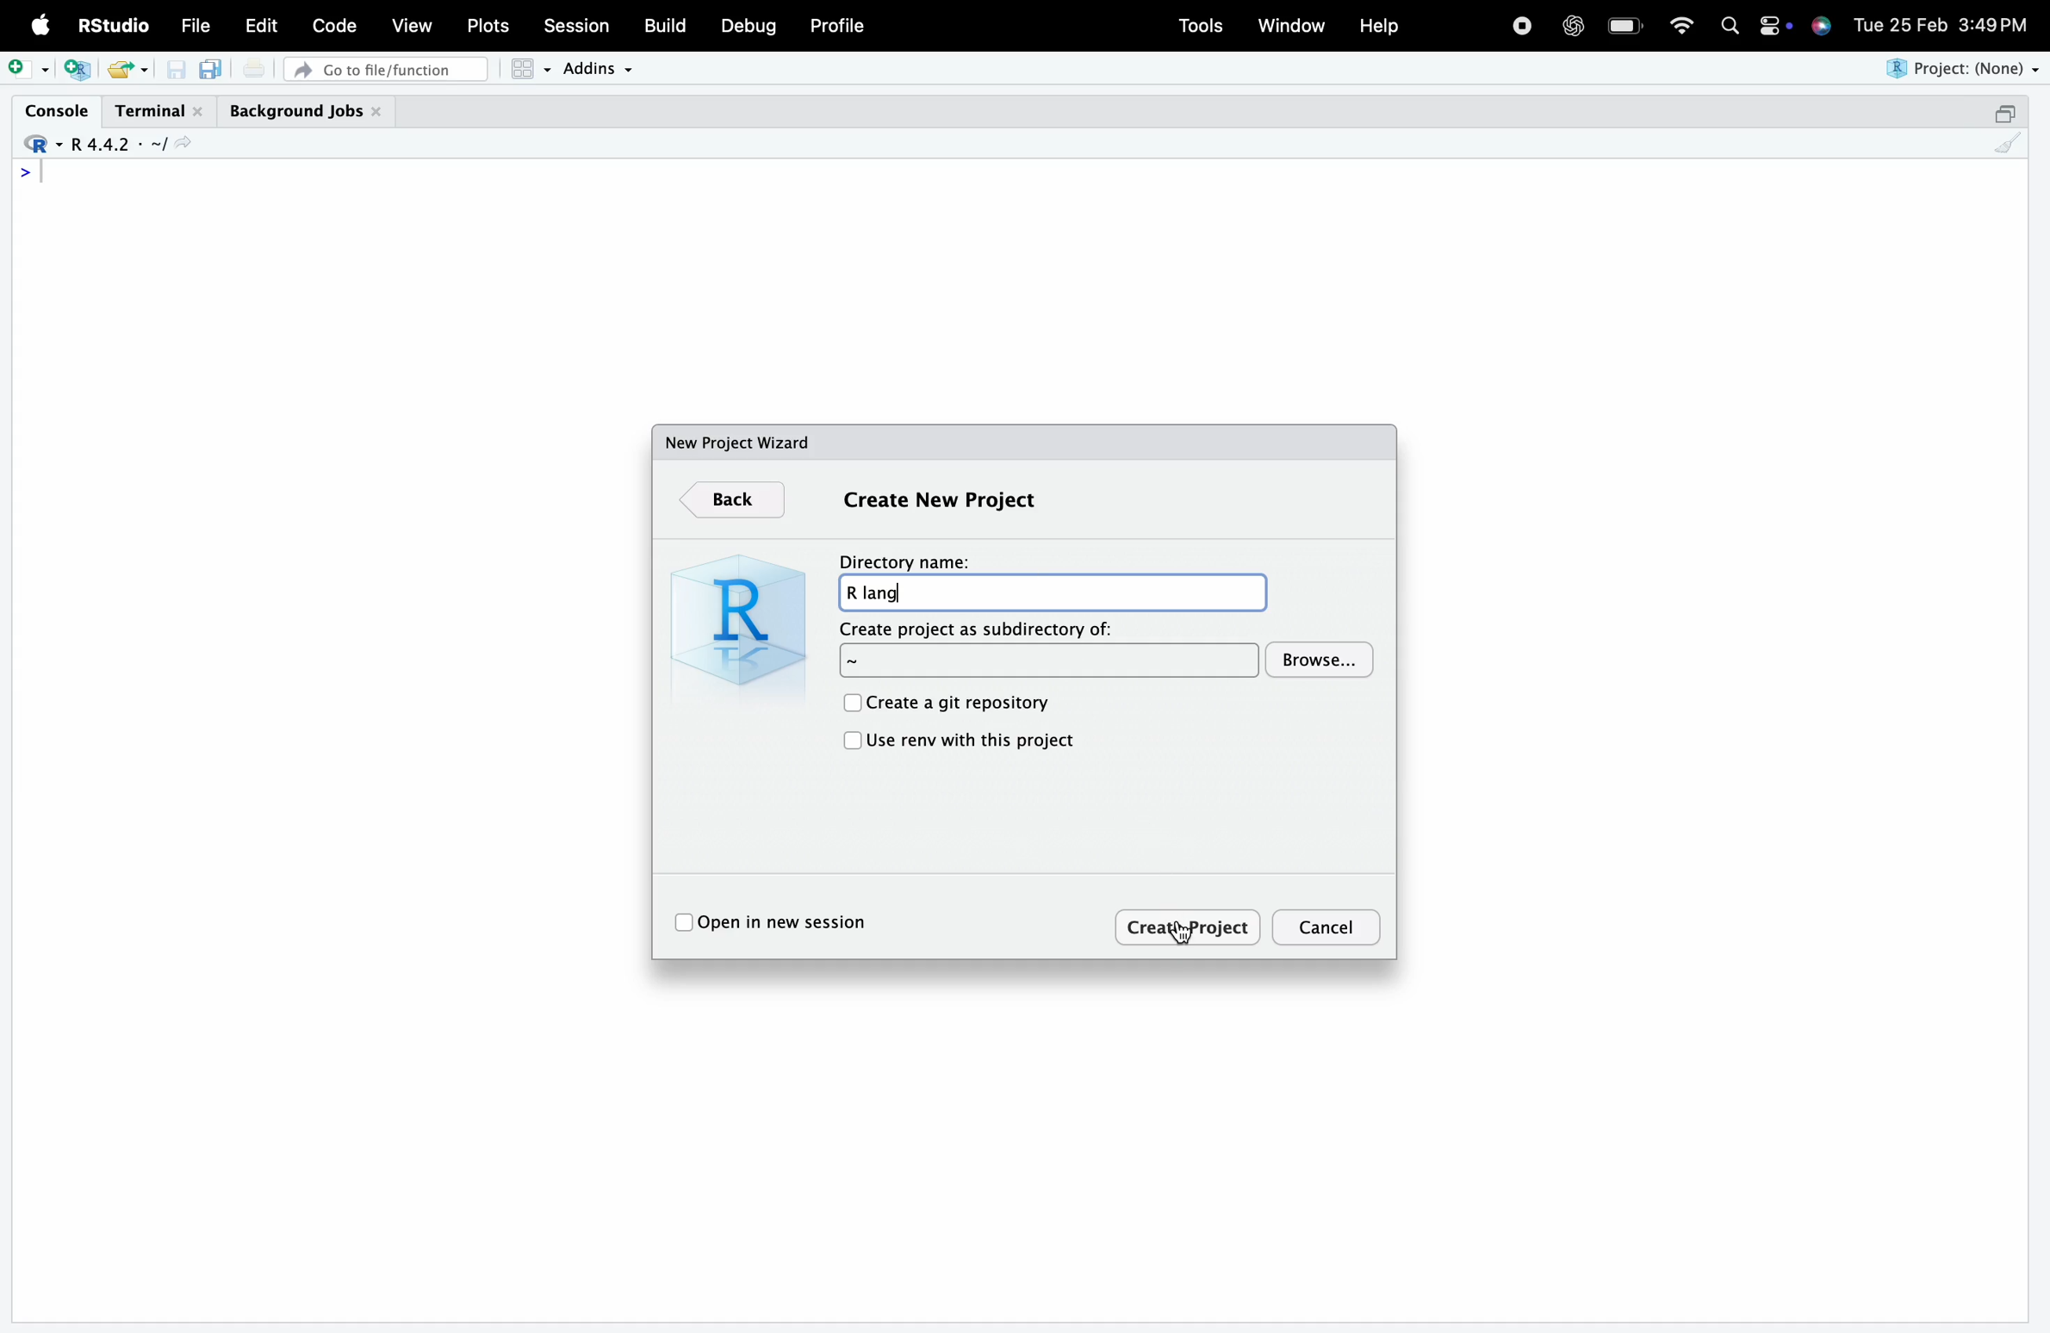  I want to click on Window, so click(1291, 23).